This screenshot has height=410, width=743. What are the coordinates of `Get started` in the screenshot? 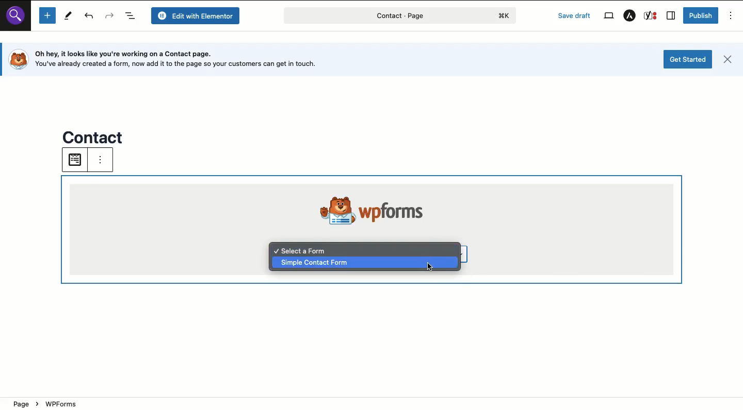 It's located at (687, 59).